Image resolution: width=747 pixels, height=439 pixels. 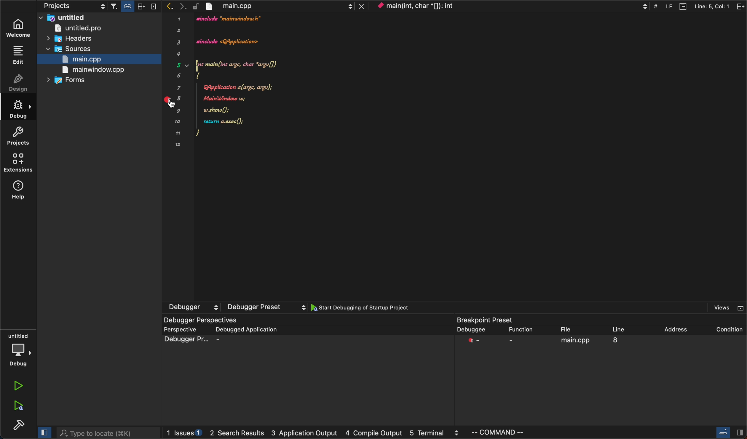 What do you see at coordinates (284, 7) in the screenshot?
I see `file tab` at bounding box center [284, 7].